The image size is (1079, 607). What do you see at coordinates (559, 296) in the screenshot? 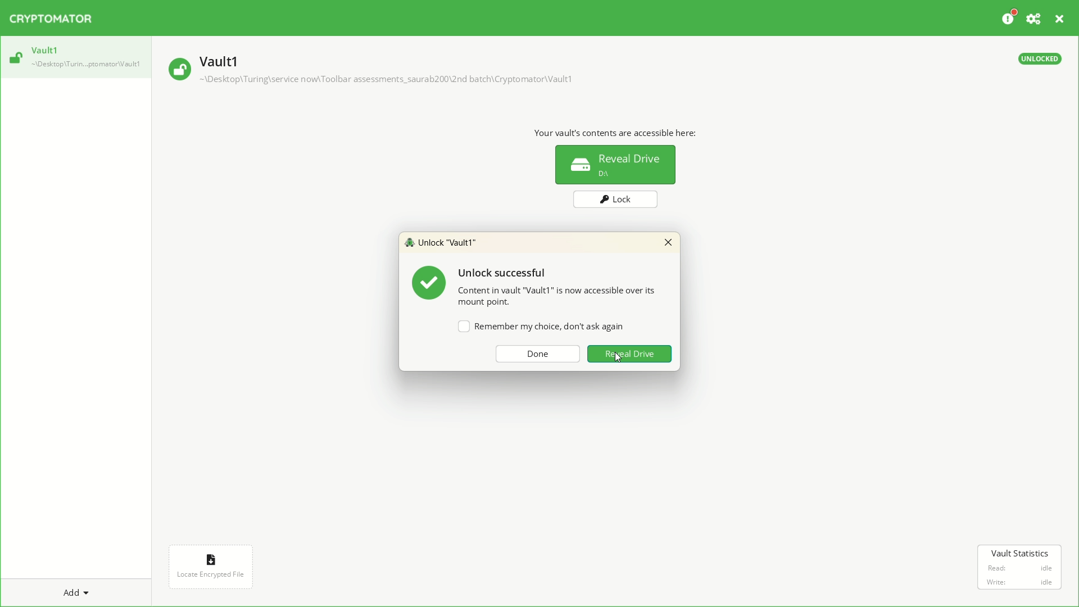
I see `Content in vault "Vault1" is now accessible over its mount point` at bounding box center [559, 296].